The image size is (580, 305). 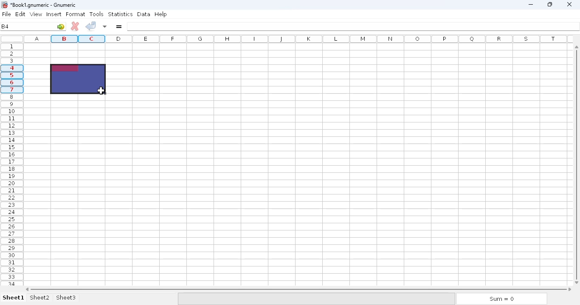 What do you see at coordinates (531, 5) in the screenshot?
I see `minimize` at bounding box center [531, 5].